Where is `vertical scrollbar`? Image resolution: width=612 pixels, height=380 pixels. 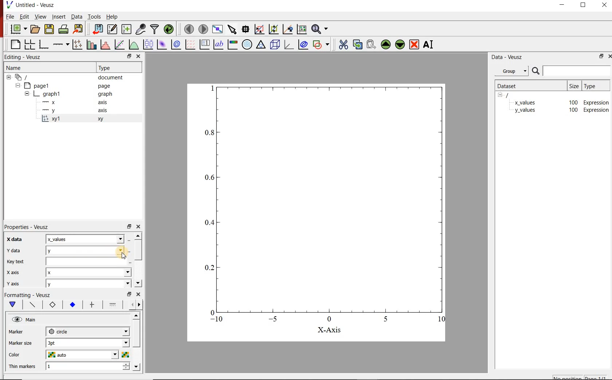
vertical scrollbar is located at coordinates (138, 250).